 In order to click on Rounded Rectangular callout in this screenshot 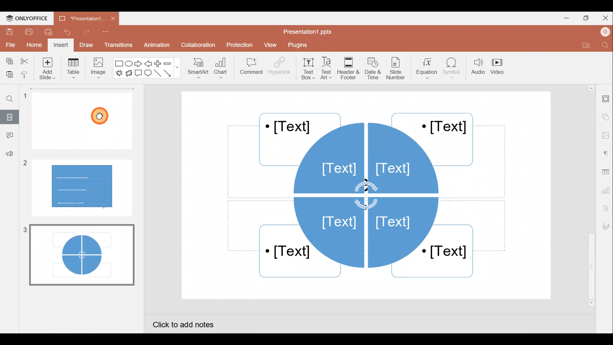, I will do `click(148, 74)`.